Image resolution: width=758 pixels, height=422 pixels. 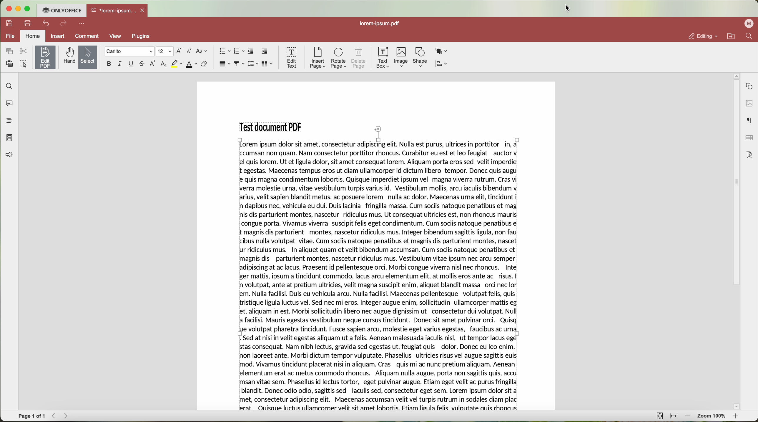 What do you see at coordinates (265, 51) in the screenshot?
I see `increase indent` at bounding box center [265, 51].